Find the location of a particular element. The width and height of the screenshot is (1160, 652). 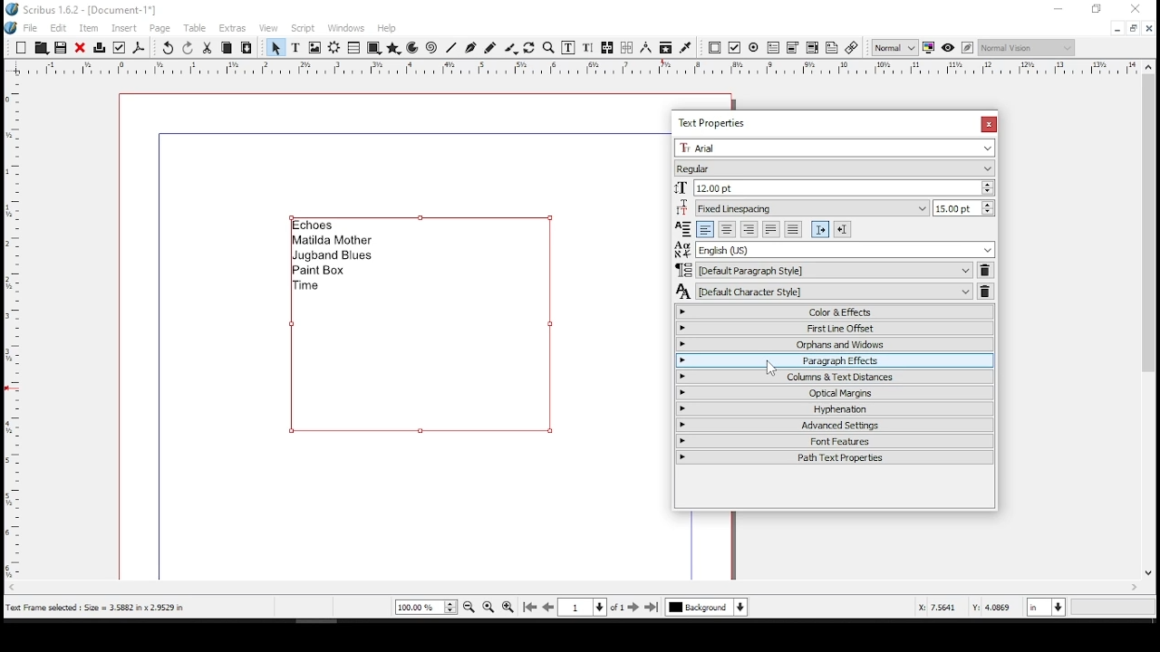

link text frames is located at coordinates (607, 49).